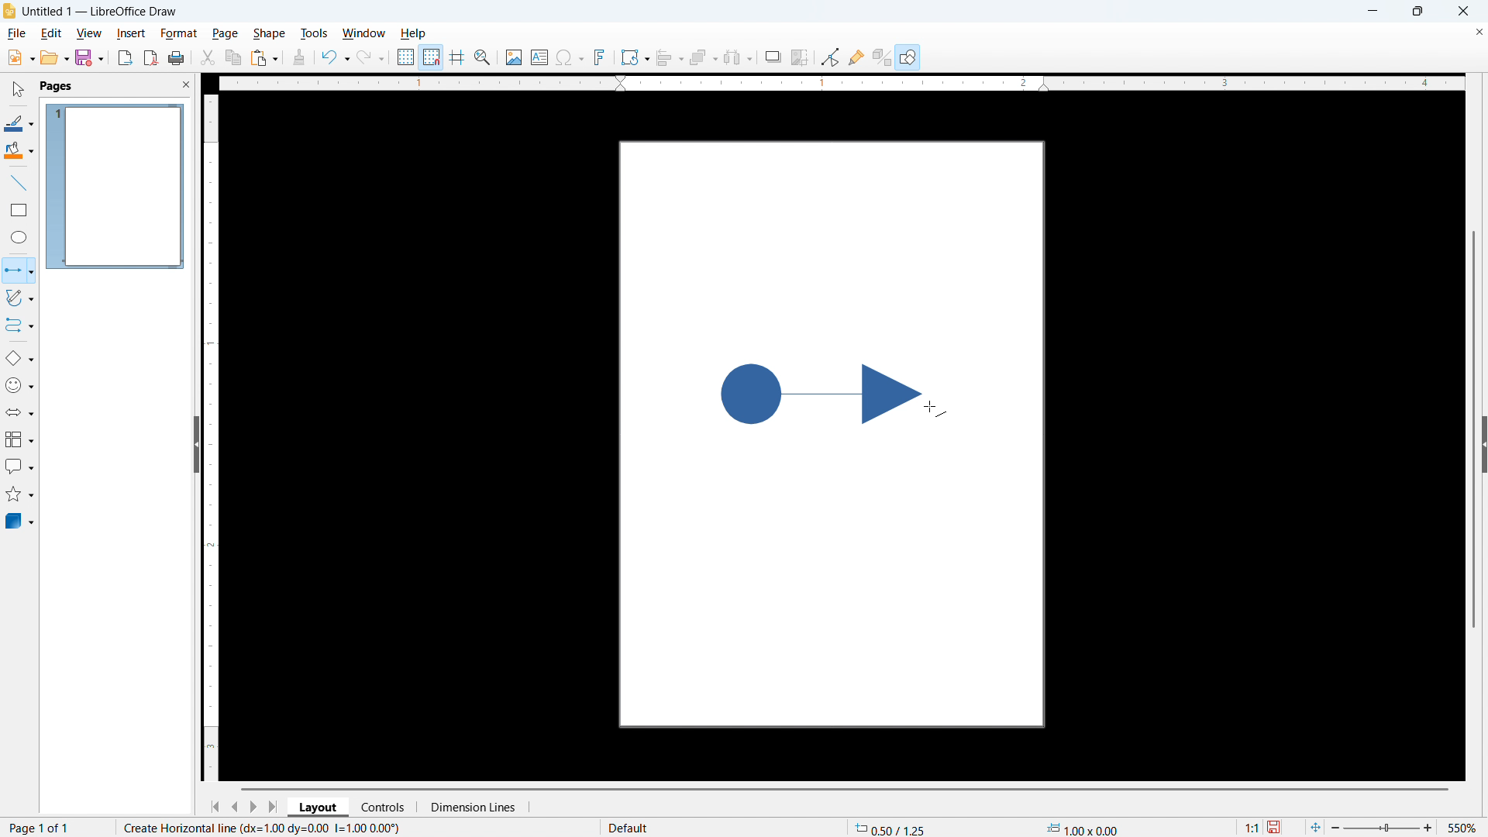  What do you see at coordinates (185, 84) in the screenshot?
I see `Close panel ` at bounding box center [185, 84].